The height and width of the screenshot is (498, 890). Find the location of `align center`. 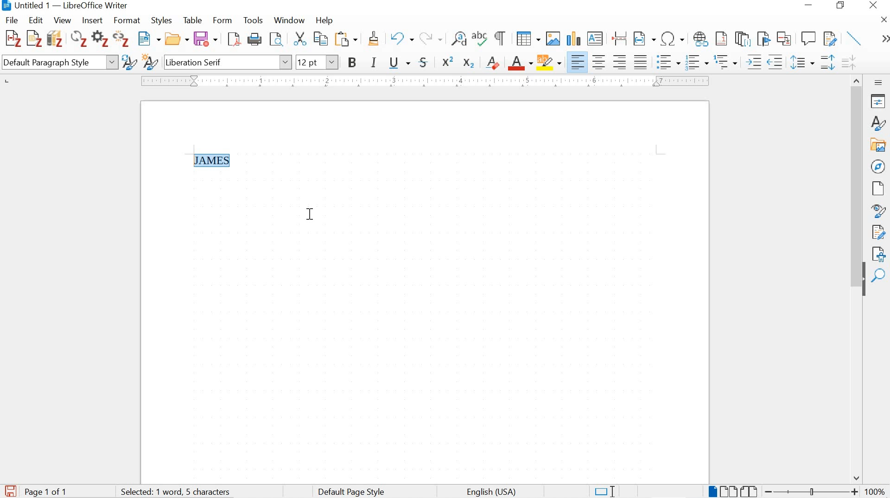

align center is located at coordinates (599, 62).